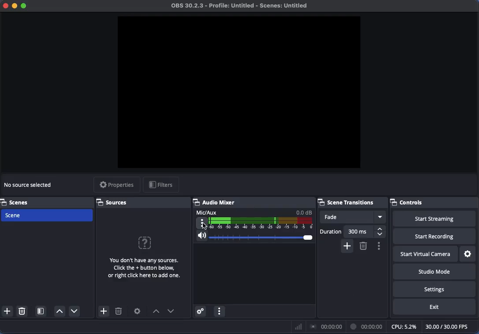 Image resolution: width=479 pixels, height=334 pixels. What do you see at coordinates (202, 223) in the screenshot?
I see `More` at bounding box center [202, 223].